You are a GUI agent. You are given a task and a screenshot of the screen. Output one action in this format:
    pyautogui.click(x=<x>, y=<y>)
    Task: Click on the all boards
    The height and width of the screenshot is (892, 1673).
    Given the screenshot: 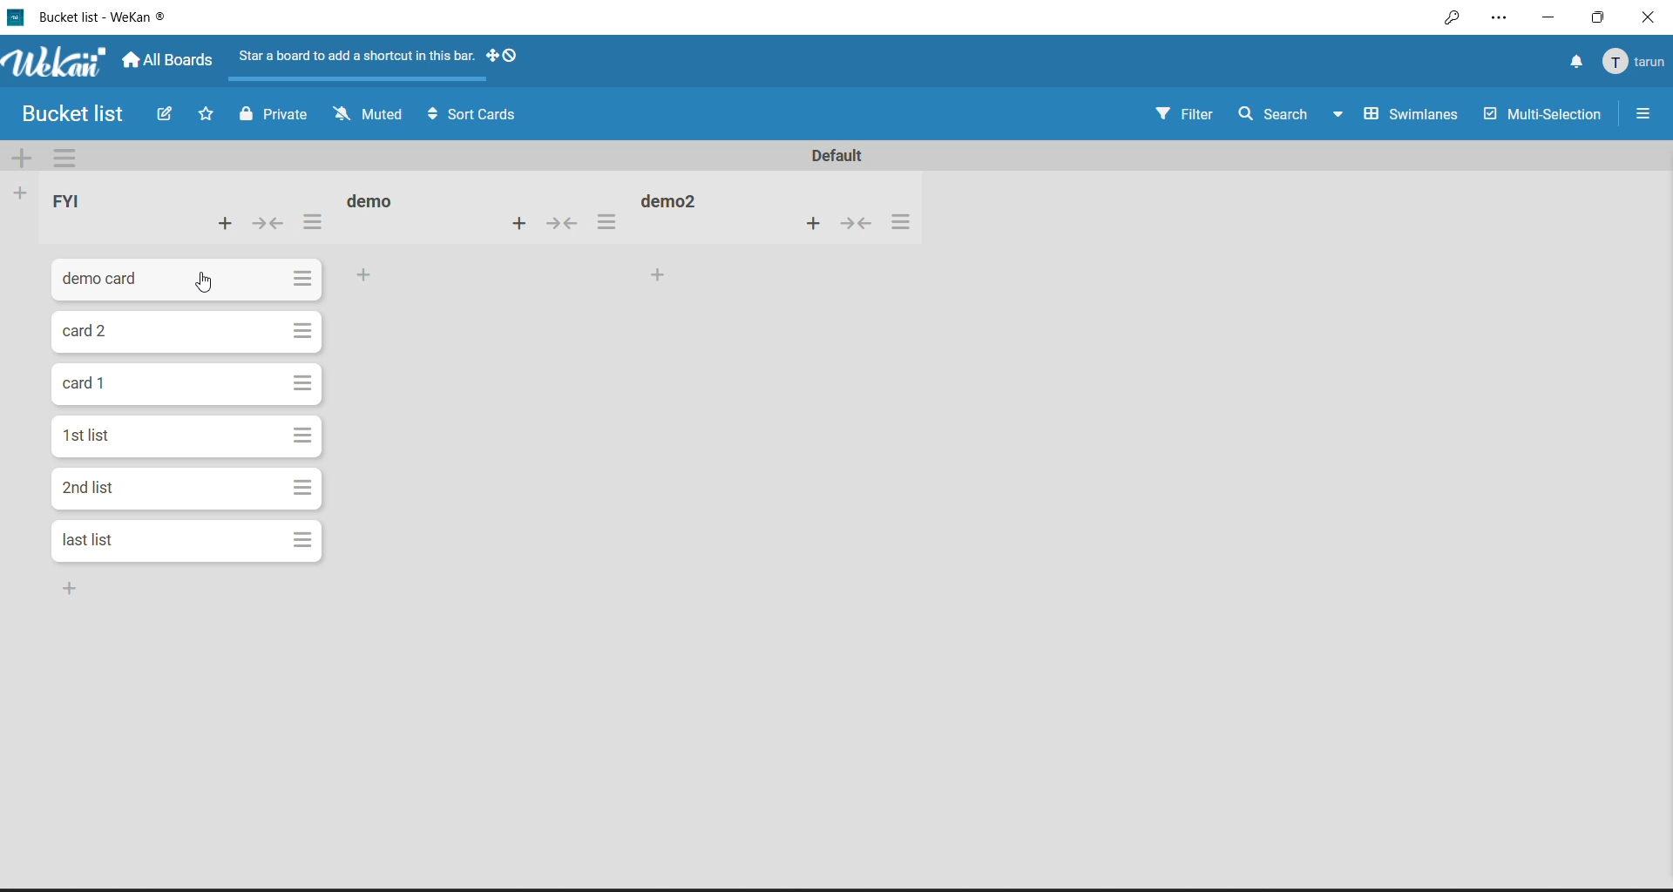 What is the action you would take?
    pyautogui.click(x=171, y=60)
    